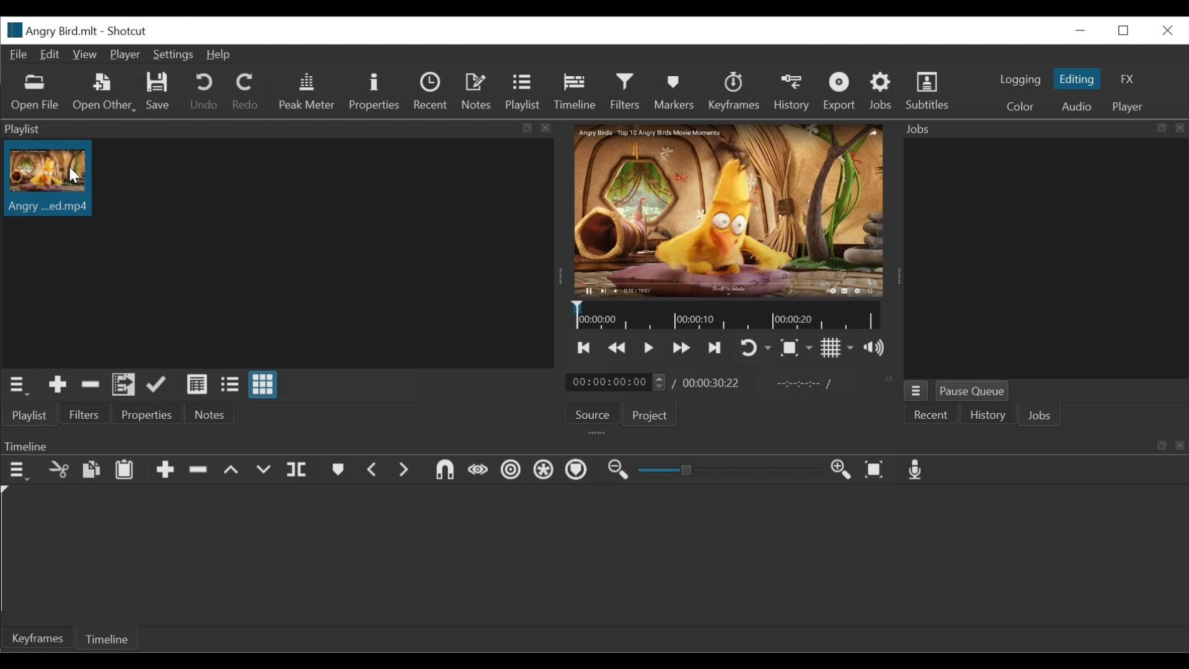 The width and height of the screenshot is (1189, 669). Describe the element at coordinates (625, 92) in the screenshot. I see `Filters` at that location.